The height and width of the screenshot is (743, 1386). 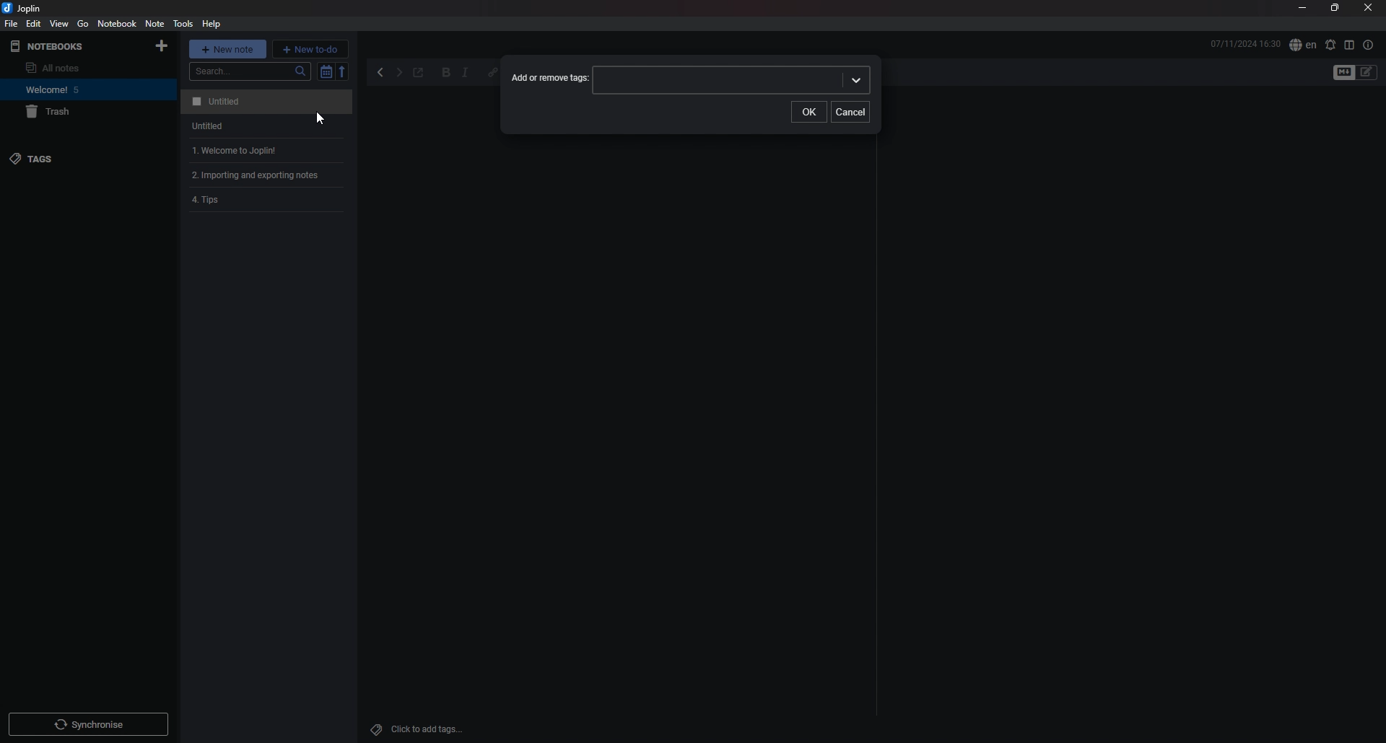 What do you see at coordinates (419, 74) in the screenshot?
I see `toggle external editing` at bounding box center [419, 74].